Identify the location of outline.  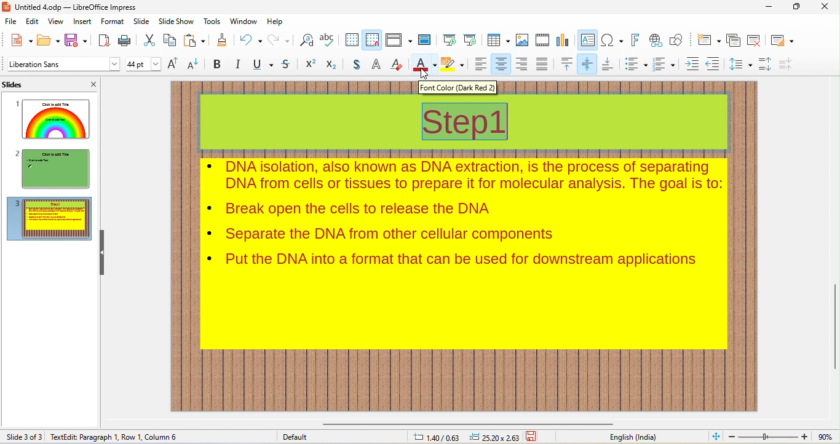
(377, 65).